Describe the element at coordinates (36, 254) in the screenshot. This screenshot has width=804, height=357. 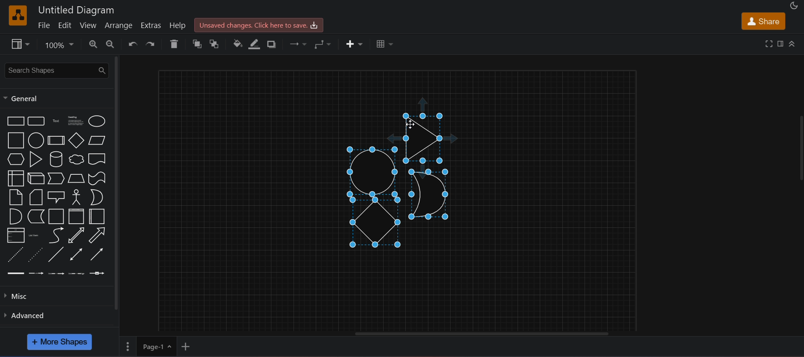
I see `dotted line` at that location.